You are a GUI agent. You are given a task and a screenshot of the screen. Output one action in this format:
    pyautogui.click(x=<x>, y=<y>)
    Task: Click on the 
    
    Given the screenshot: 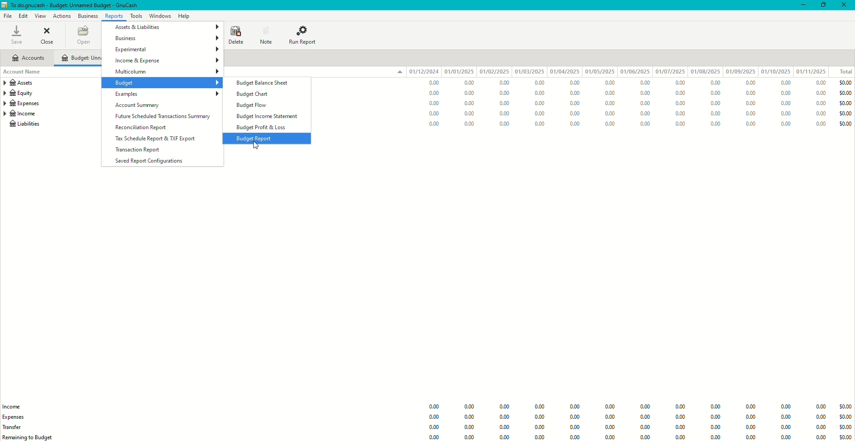 What is the action you would take?
    pyautogui.click(x=608, y=408)
    